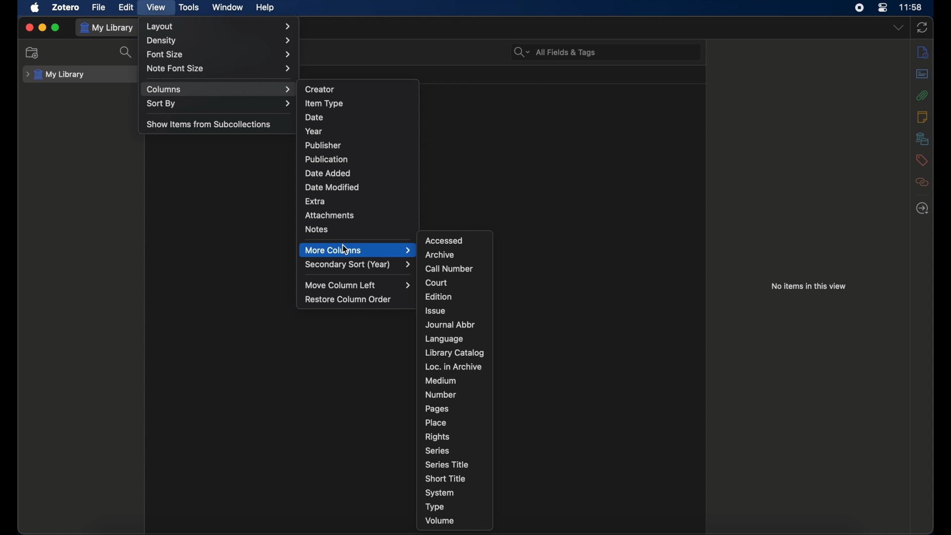  I want to click on my library, so click(55, 75).